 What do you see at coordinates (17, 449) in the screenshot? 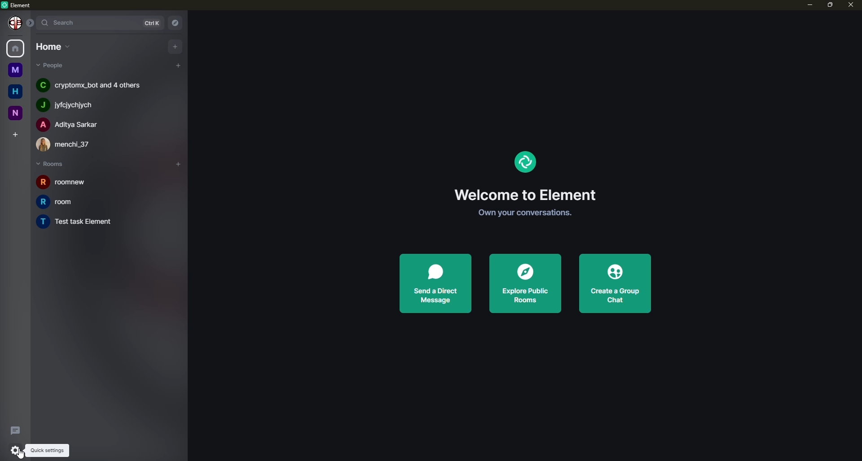
I see `quick settings` at bounding box center [17, 449].